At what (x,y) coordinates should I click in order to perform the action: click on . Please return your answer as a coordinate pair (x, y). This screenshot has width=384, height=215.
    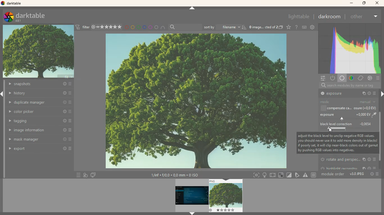
    Looking at the image, I should click on (315, 175).